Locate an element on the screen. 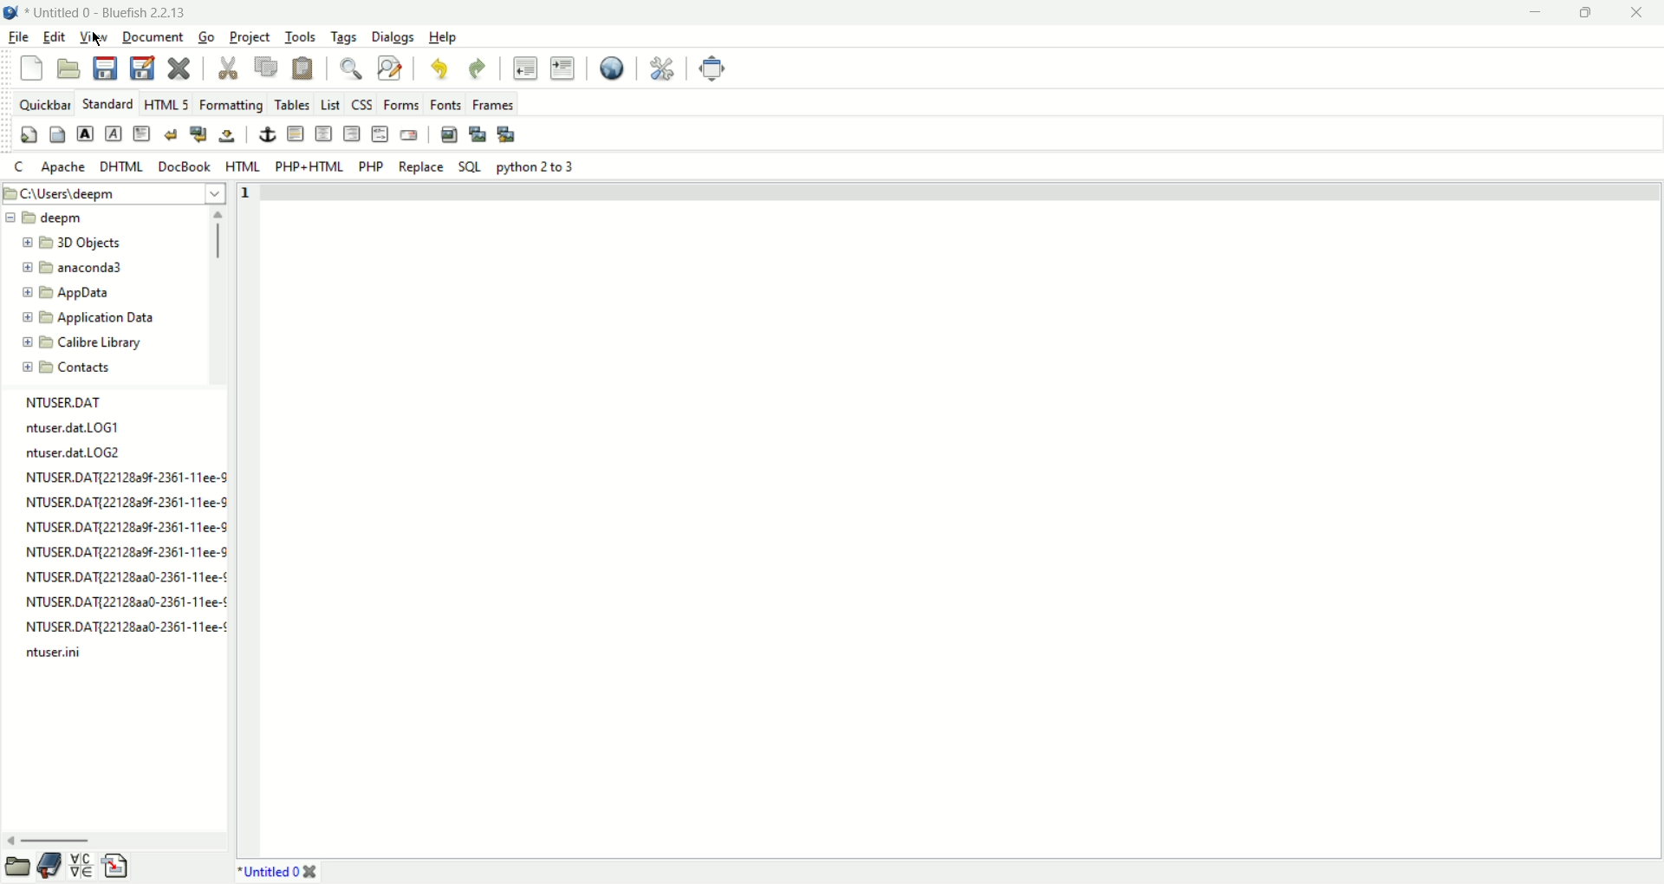  insert thumbnail is located at coordinates (479, 133).